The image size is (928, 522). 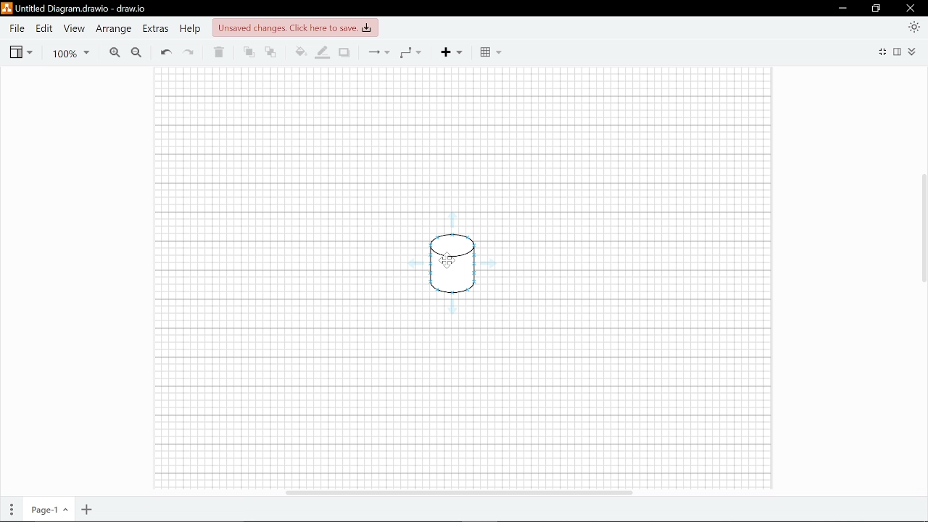 What do you see at coordinates (299, 52) in the screenshot?
I see `Fill color` at bounding box center [299, 52].